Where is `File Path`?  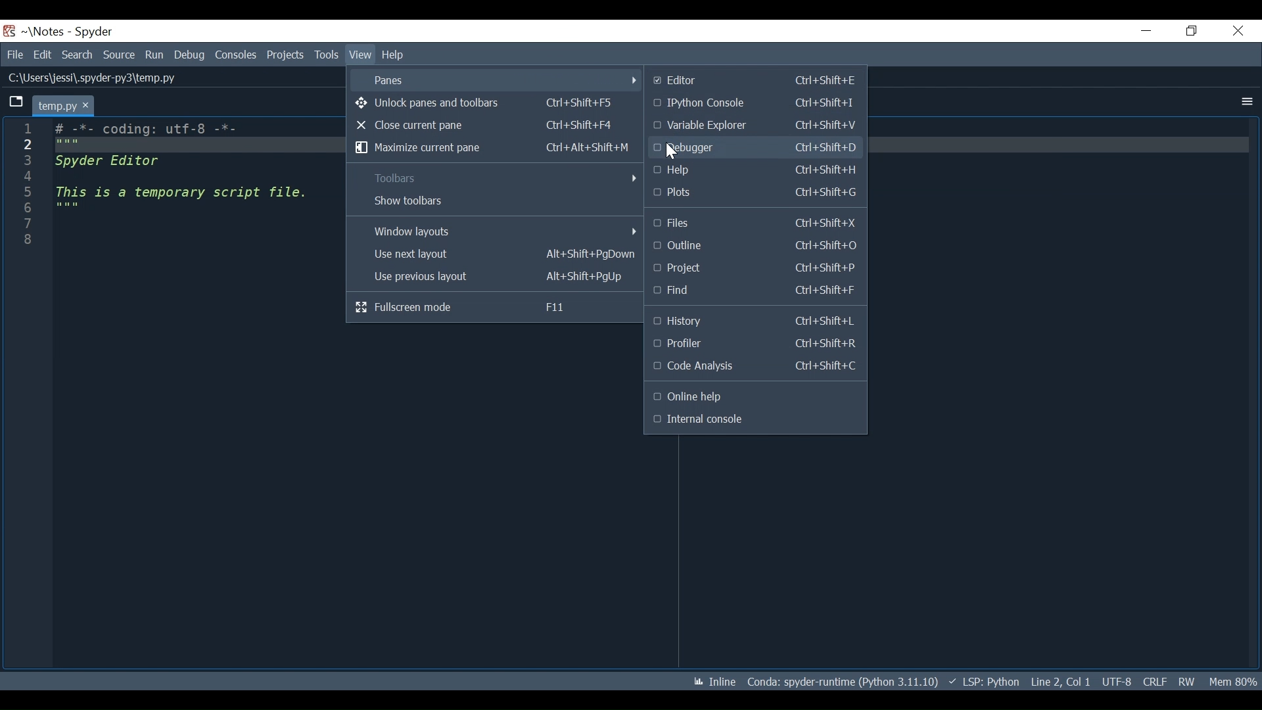
File Path is located at coordinates (89, 78).